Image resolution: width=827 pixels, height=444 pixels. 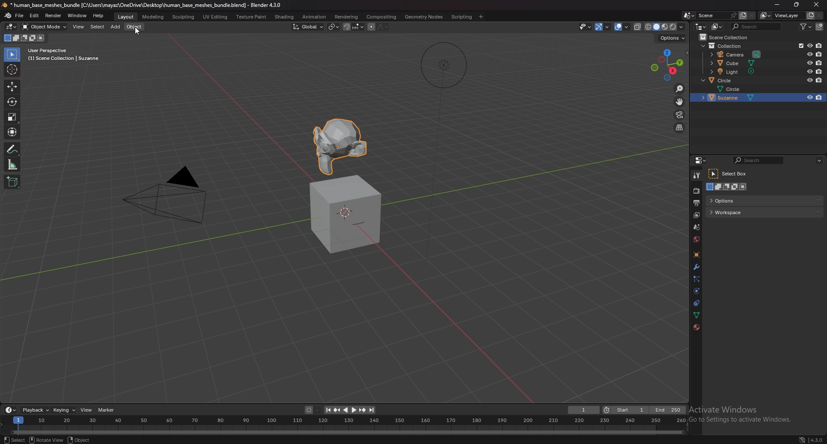 What do you see at coordinates (117, 27) in the screenshot?
I see `add` at bounding box center [117, 27].